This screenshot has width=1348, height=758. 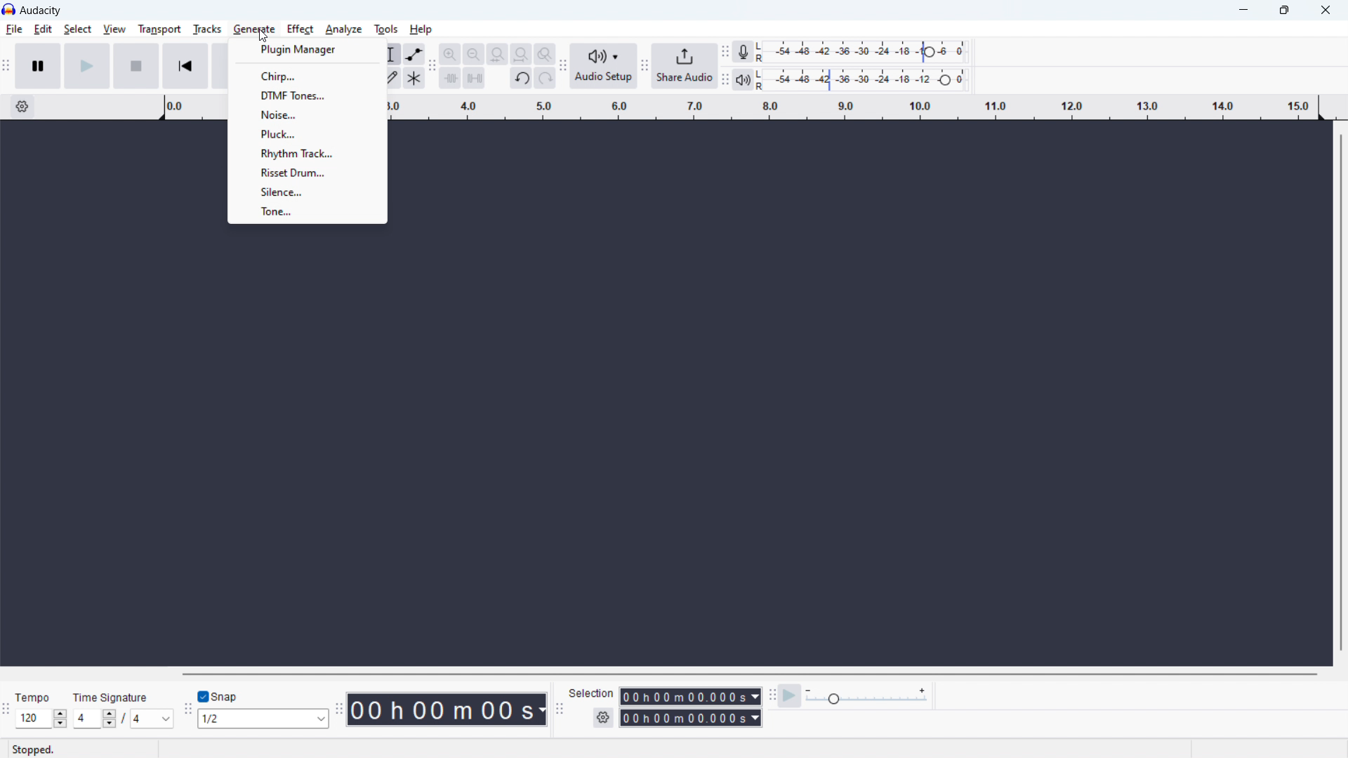 I want to click on noise..., so click(x=309, y=114).